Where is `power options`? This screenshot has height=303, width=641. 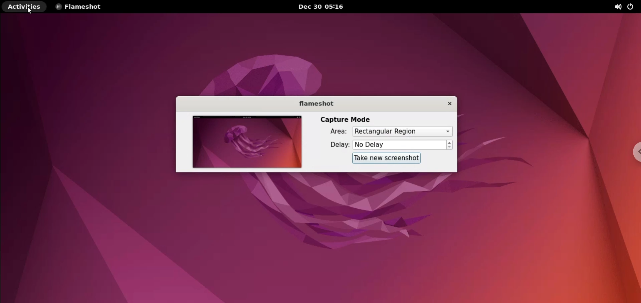
power options is located at coordinates (632, 8).